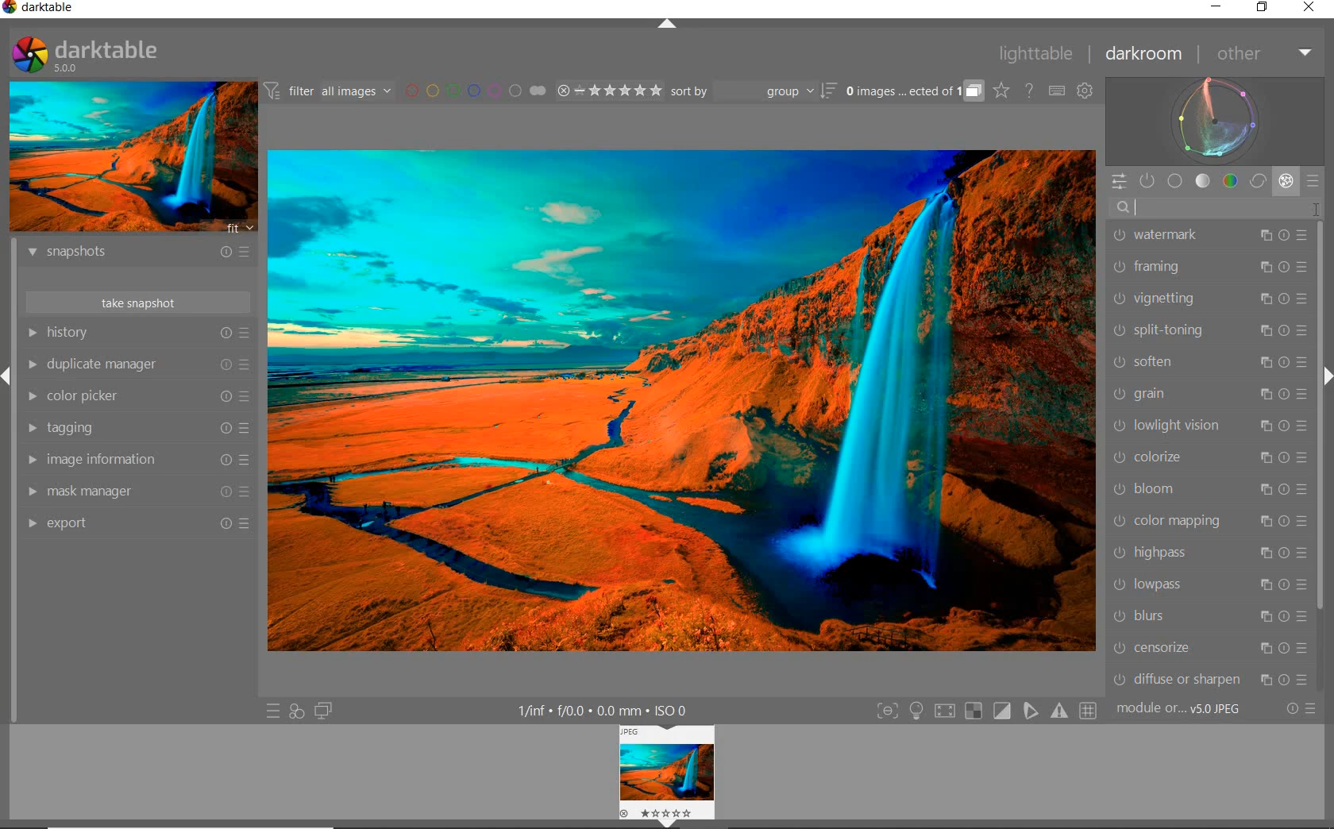 The image size is (1334, 829). What do you see at coordinates (1207, 457) in the screenshot?
I see `colorize` at bounding box center [1207, 457].